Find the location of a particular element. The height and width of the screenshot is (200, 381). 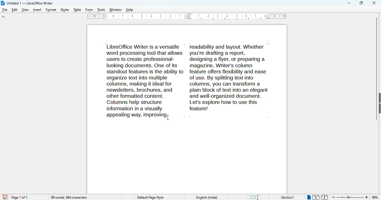

styles is located at coordinates (65, 10).